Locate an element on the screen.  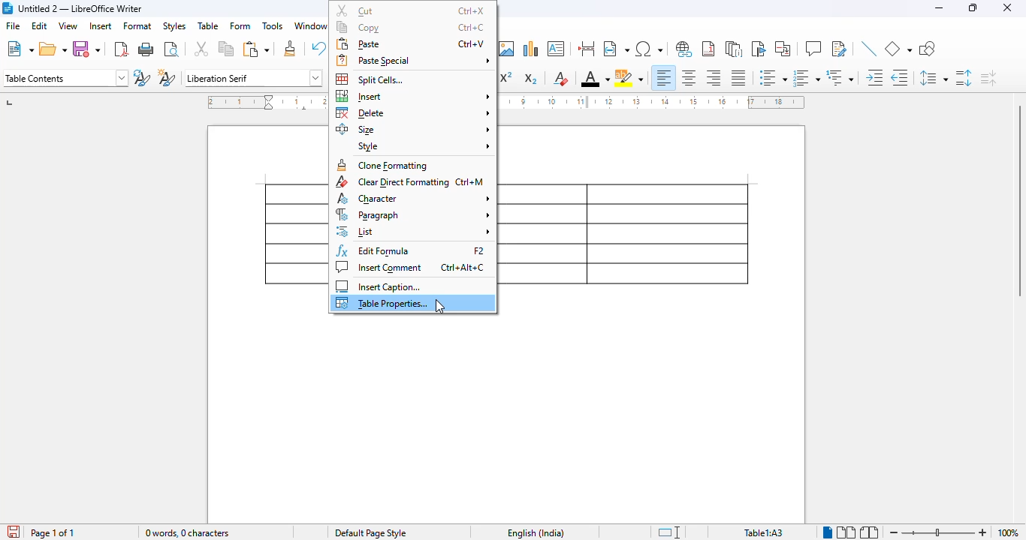
format is located at coordinates (138, 25).